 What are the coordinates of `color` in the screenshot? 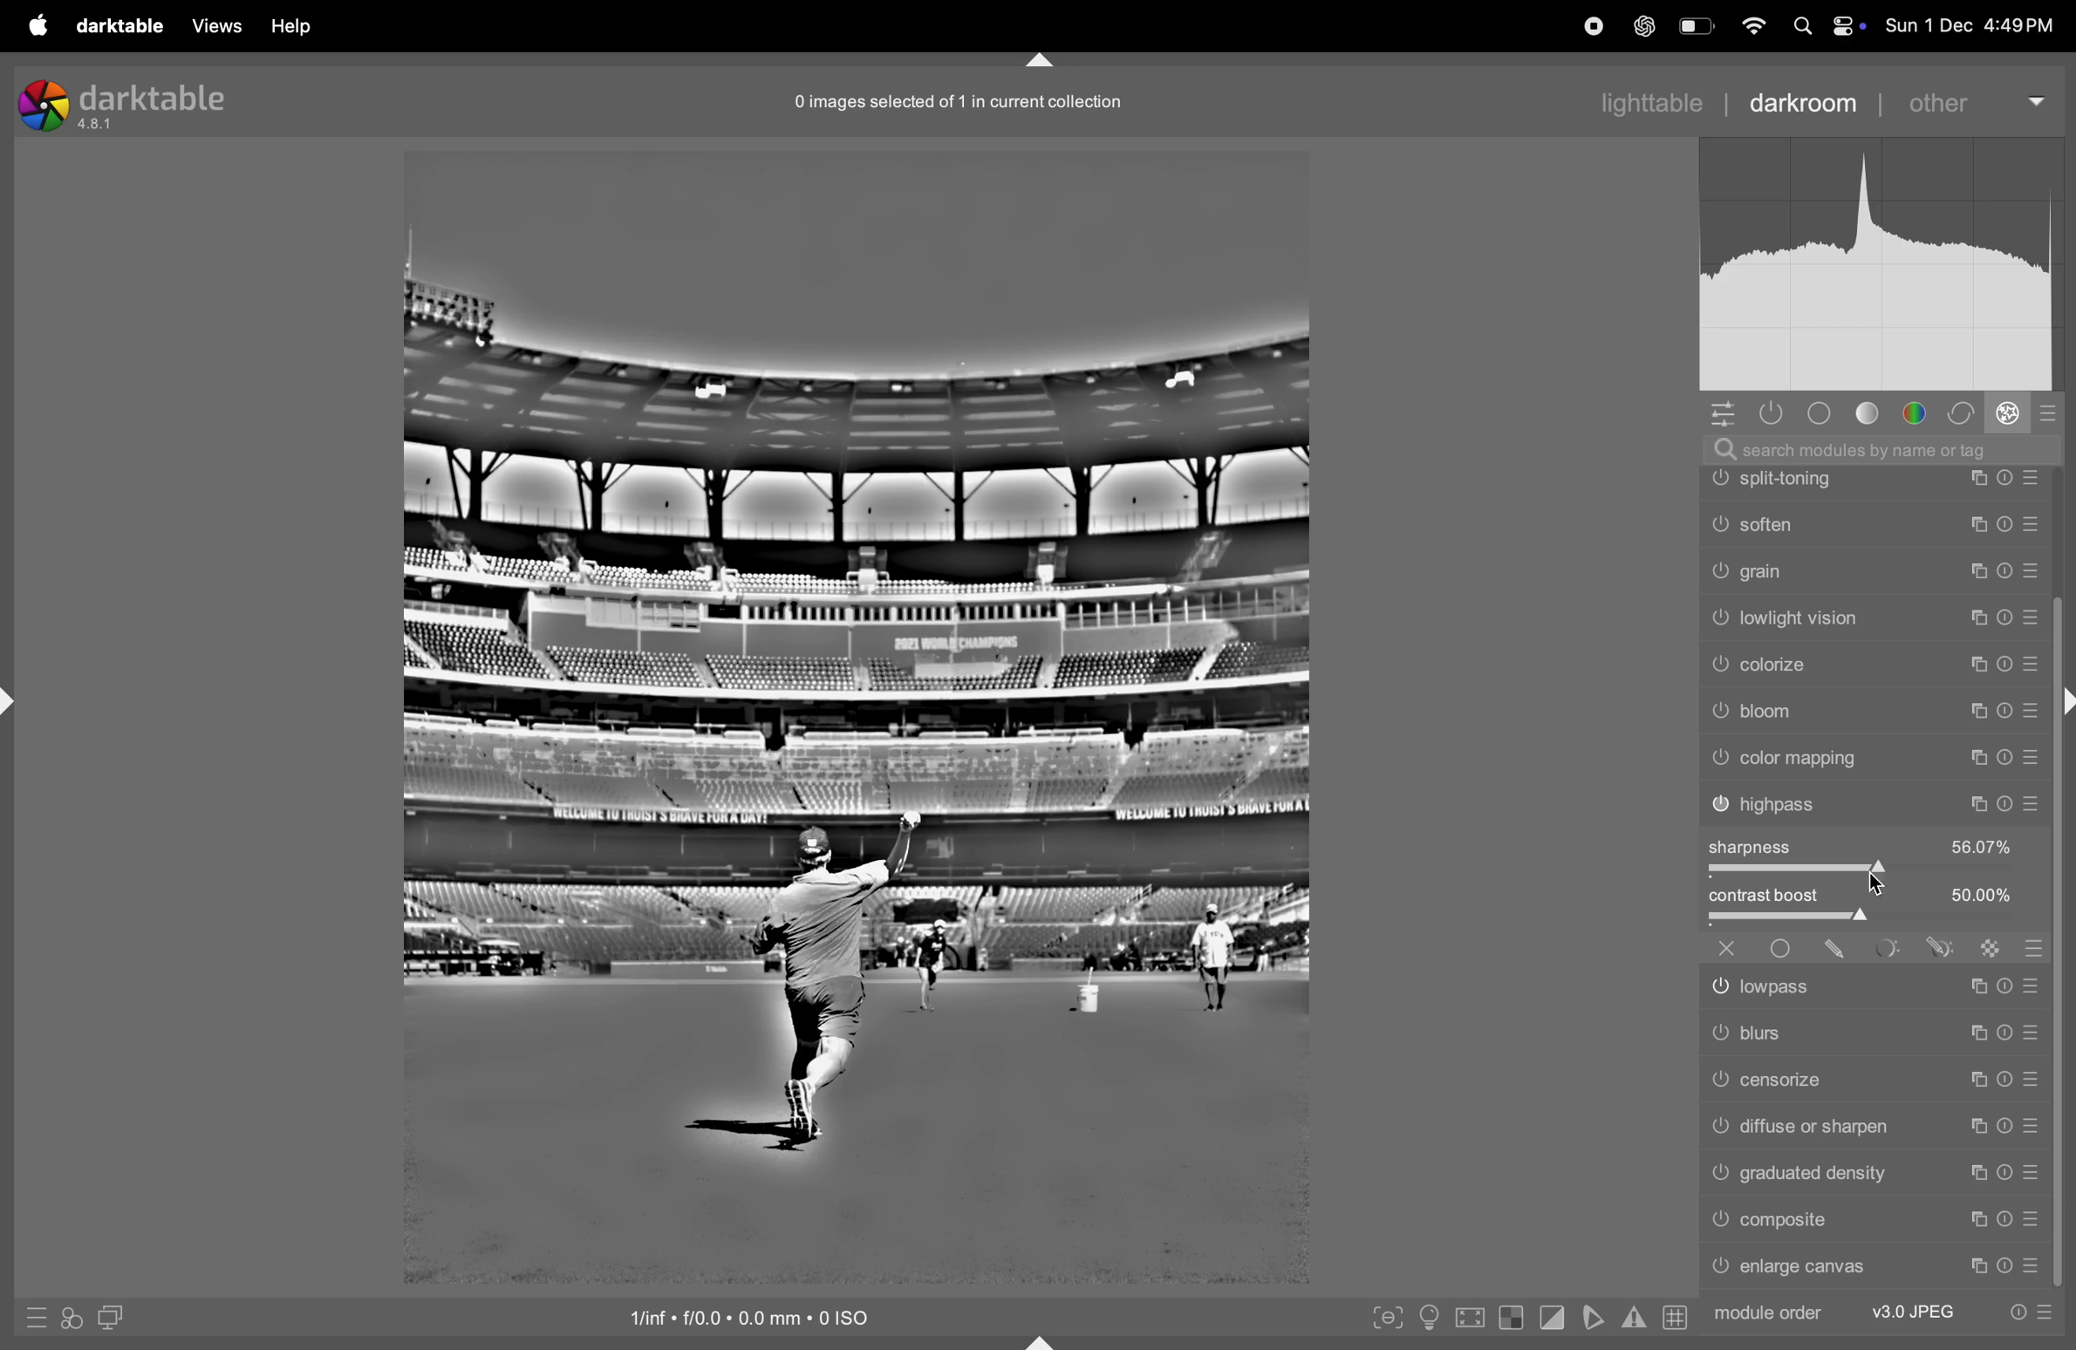 It's located at (1921, 412).